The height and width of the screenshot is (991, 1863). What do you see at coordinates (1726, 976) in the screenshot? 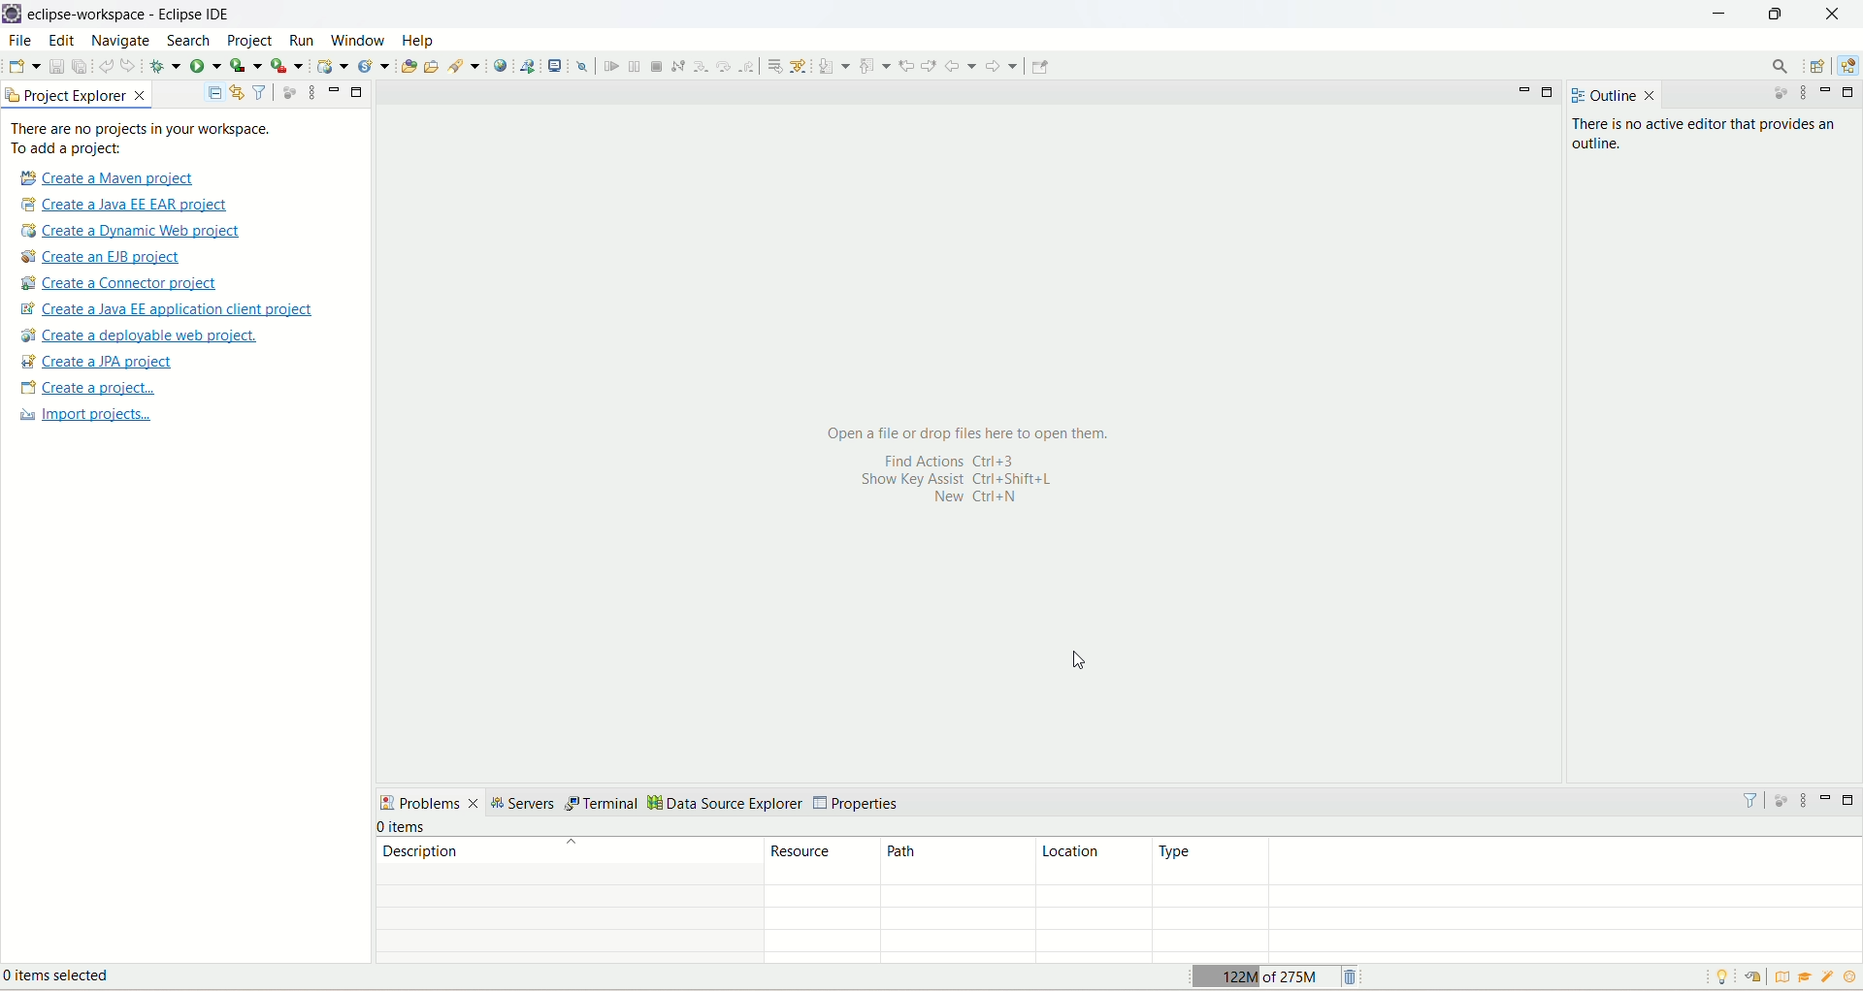
I see `tip of the day` at bounding box center [1726, 976].